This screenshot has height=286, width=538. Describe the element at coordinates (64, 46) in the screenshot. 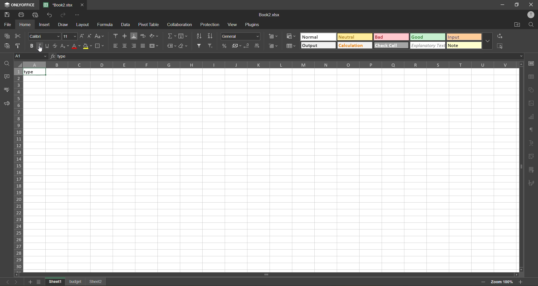

I see `sub/superscript` at that location.